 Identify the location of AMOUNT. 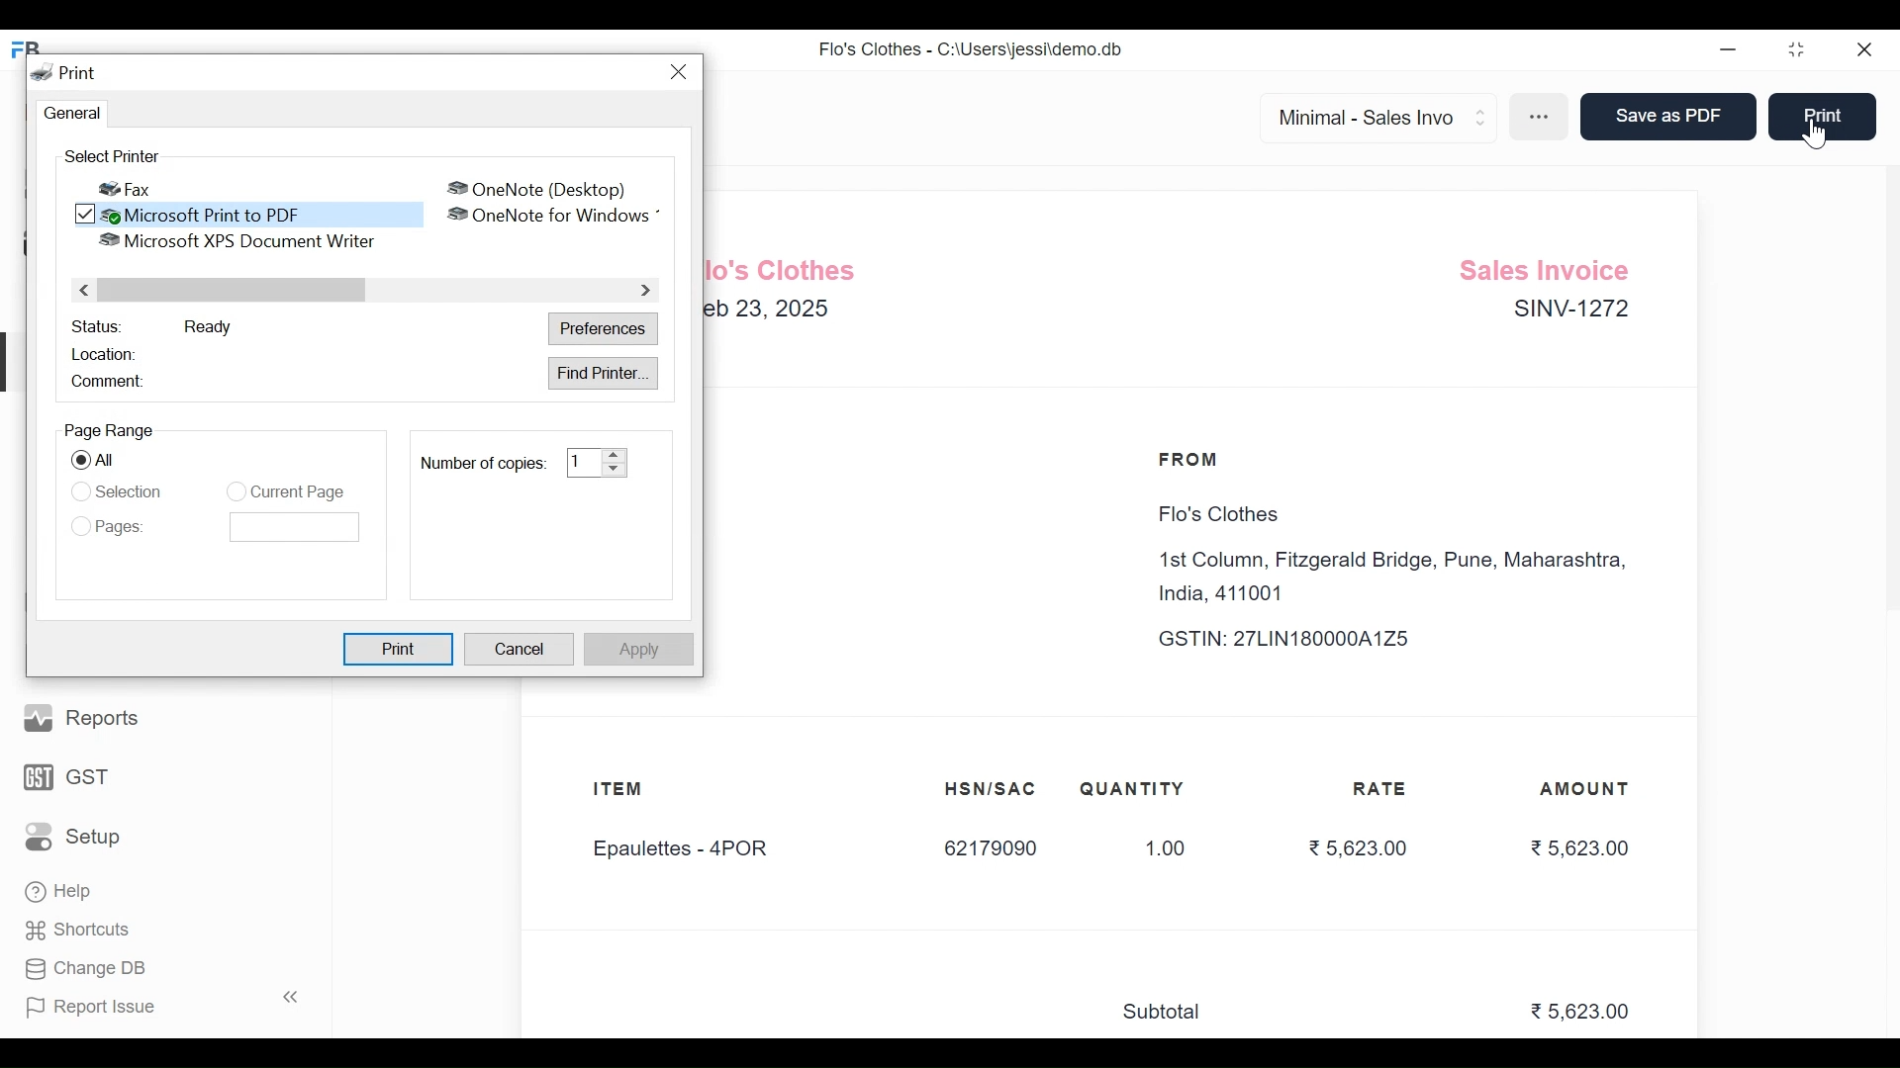
(1586, 790).